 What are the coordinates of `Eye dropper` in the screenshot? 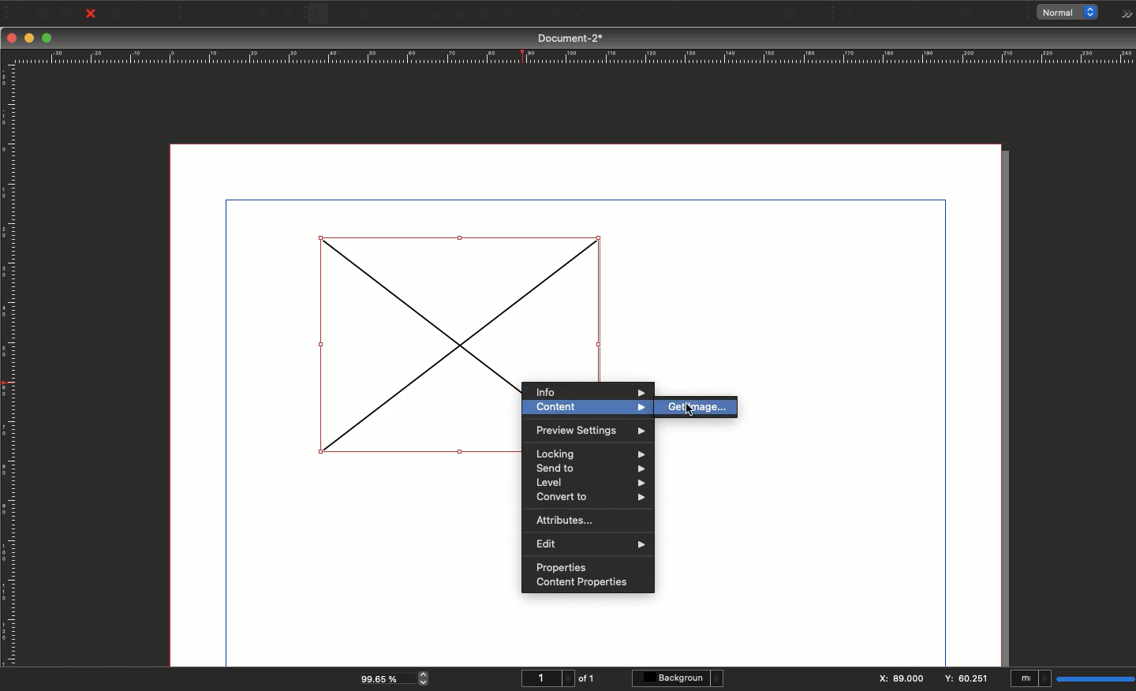 It's located at (815, 14).